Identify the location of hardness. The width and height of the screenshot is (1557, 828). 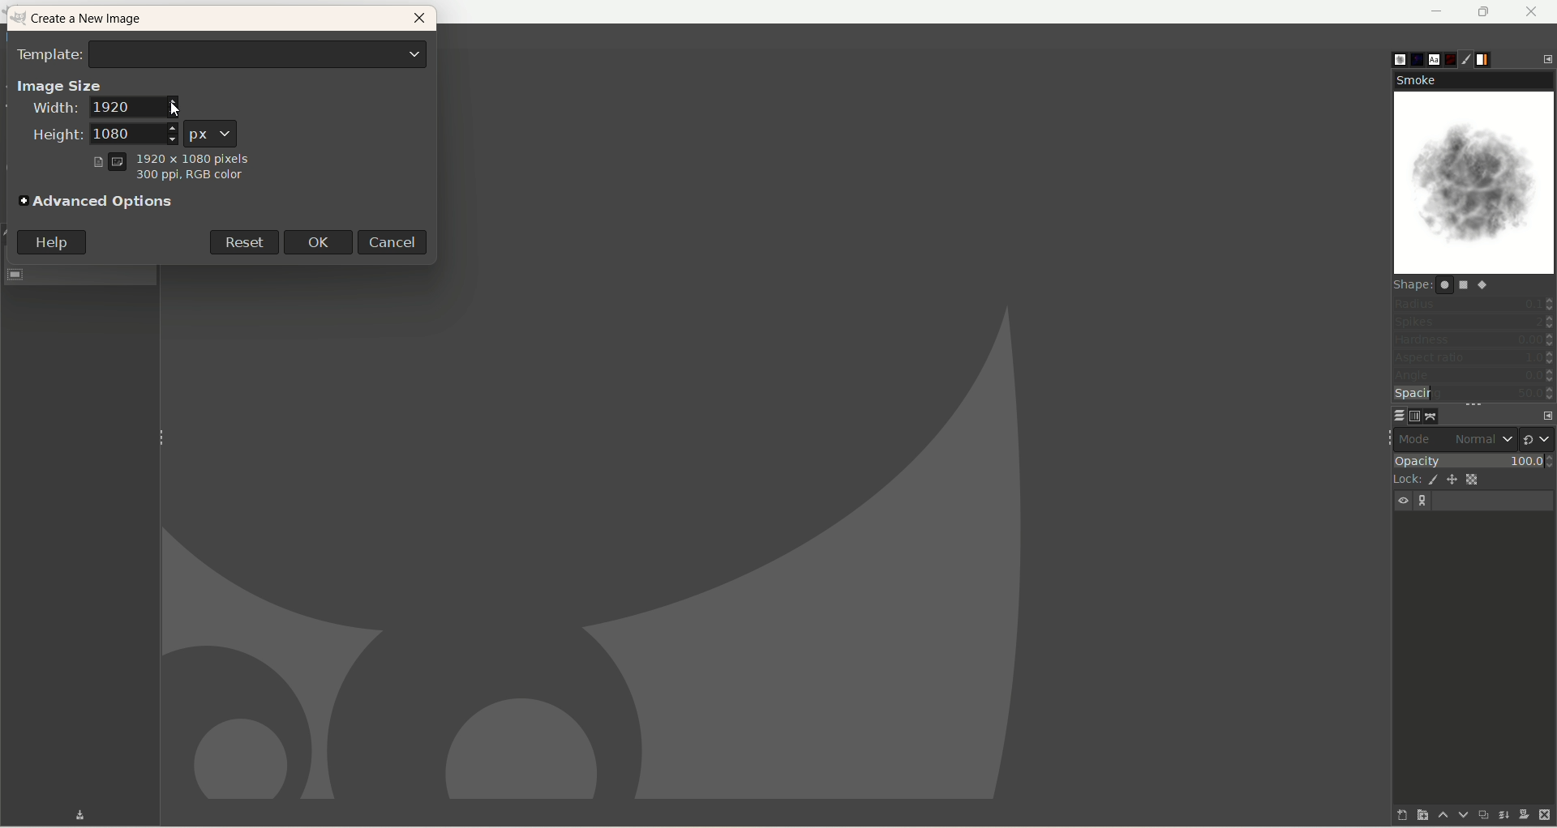
(1473, 342).